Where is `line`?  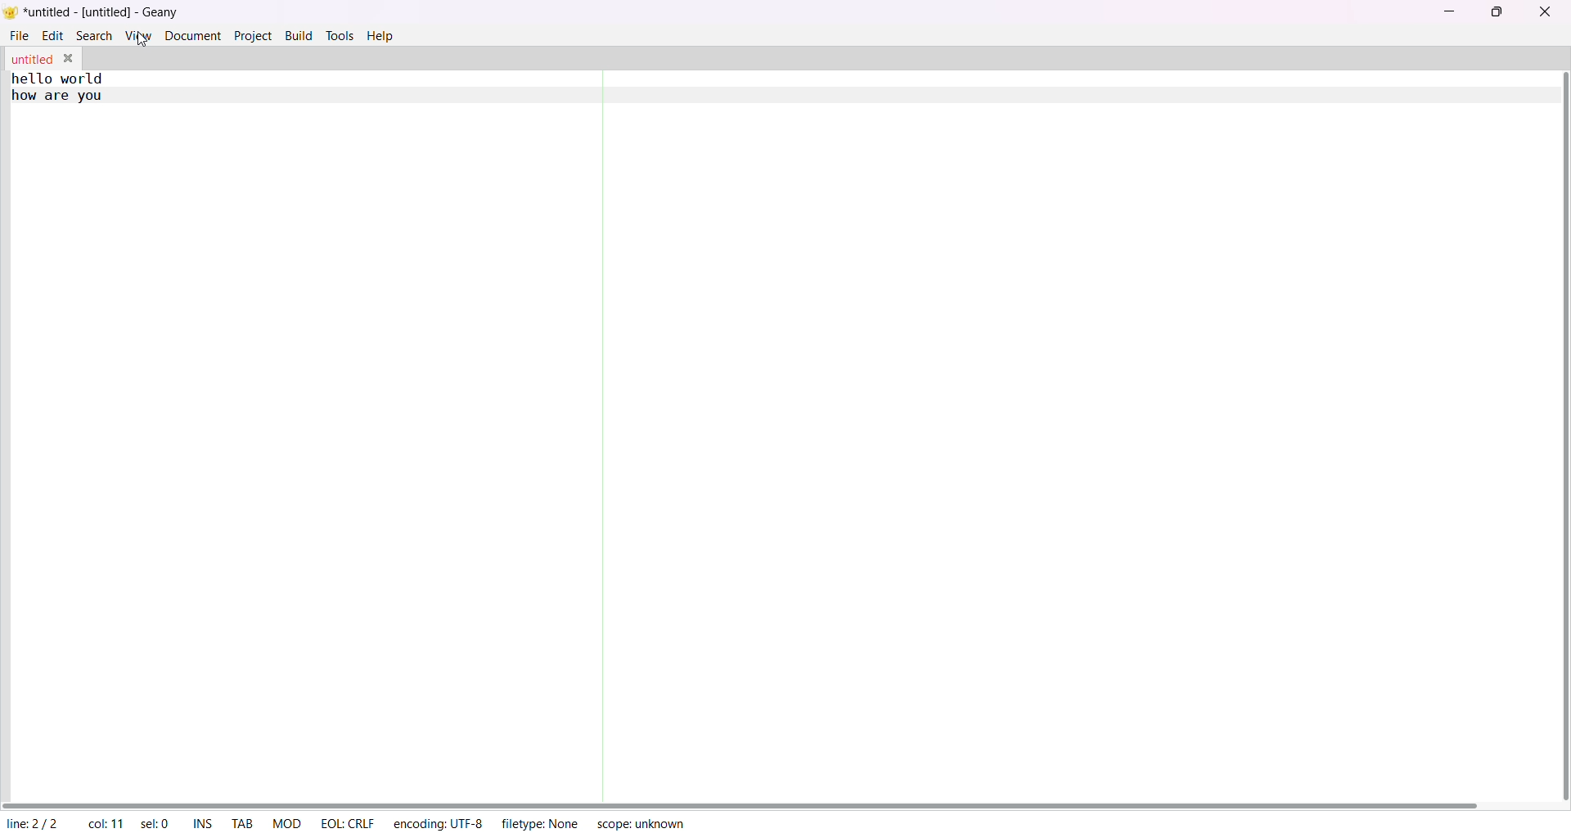 line is located at coordinates (32, 821).